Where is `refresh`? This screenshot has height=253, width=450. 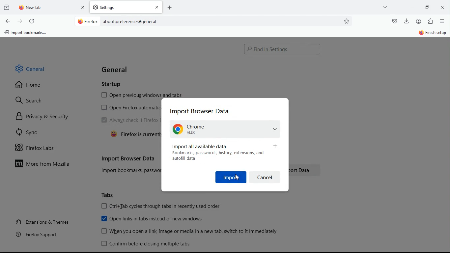 refresh is located at coordinates (33, 22).